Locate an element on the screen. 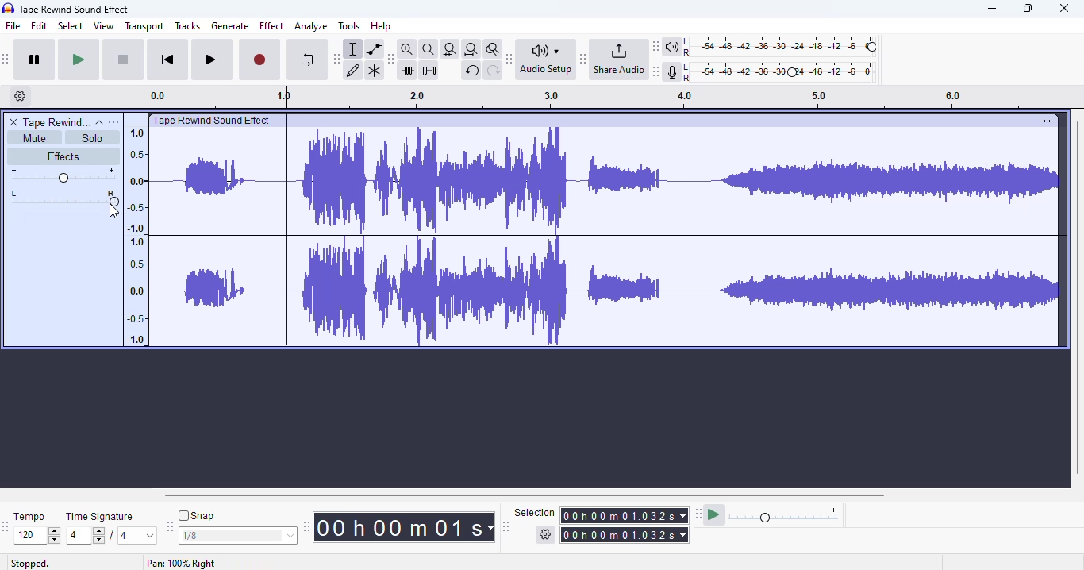 The image size is (1084, 570). logo is located at coordinates (8, 8).